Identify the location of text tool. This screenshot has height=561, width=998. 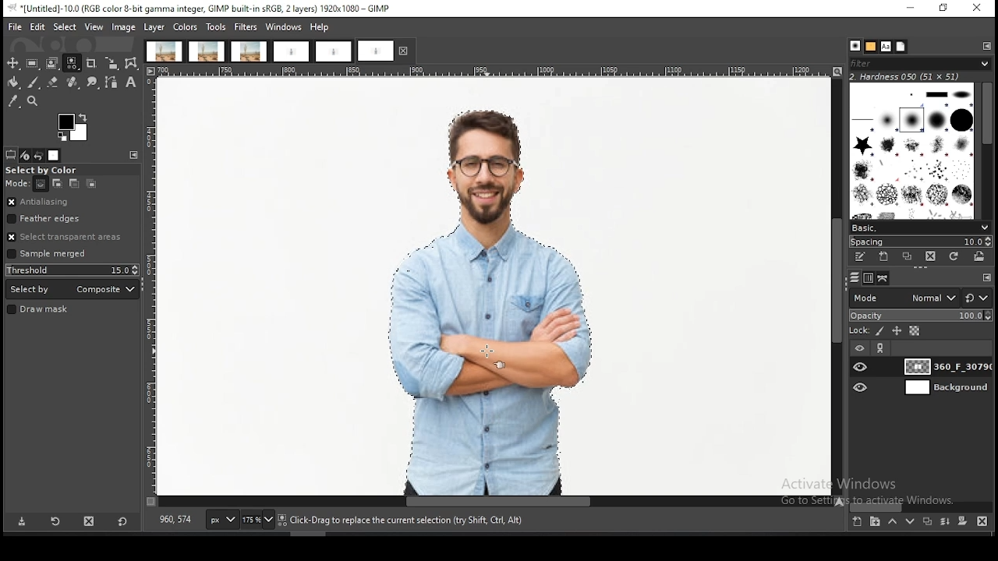
(131, 83).